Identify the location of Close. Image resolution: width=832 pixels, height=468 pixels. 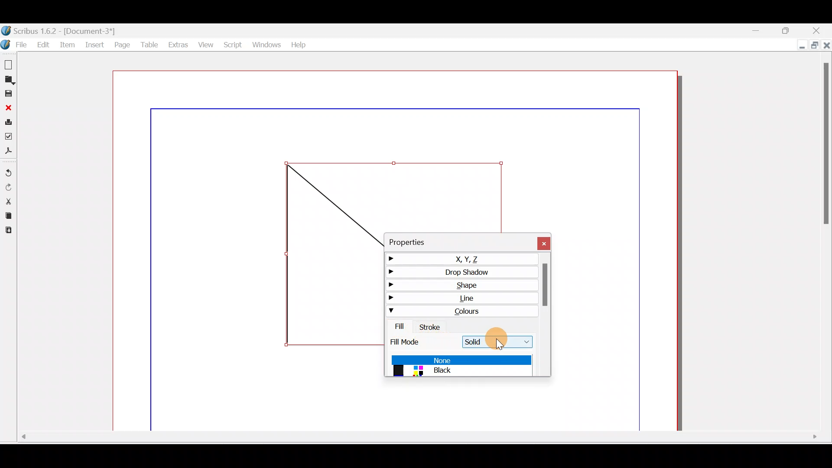
(821, 31).